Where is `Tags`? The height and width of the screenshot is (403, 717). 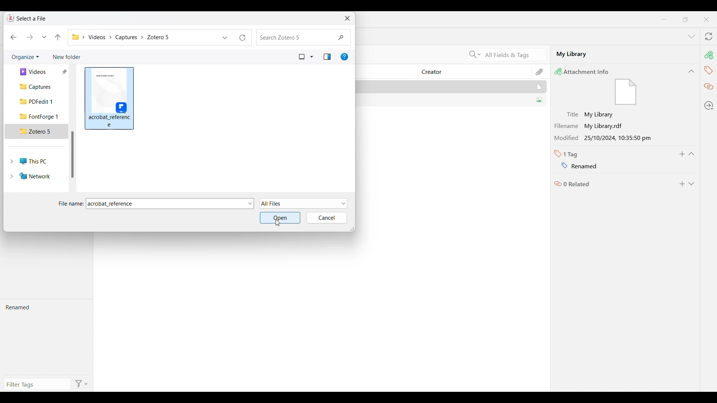 Tags is located at coordinates (708, 70).